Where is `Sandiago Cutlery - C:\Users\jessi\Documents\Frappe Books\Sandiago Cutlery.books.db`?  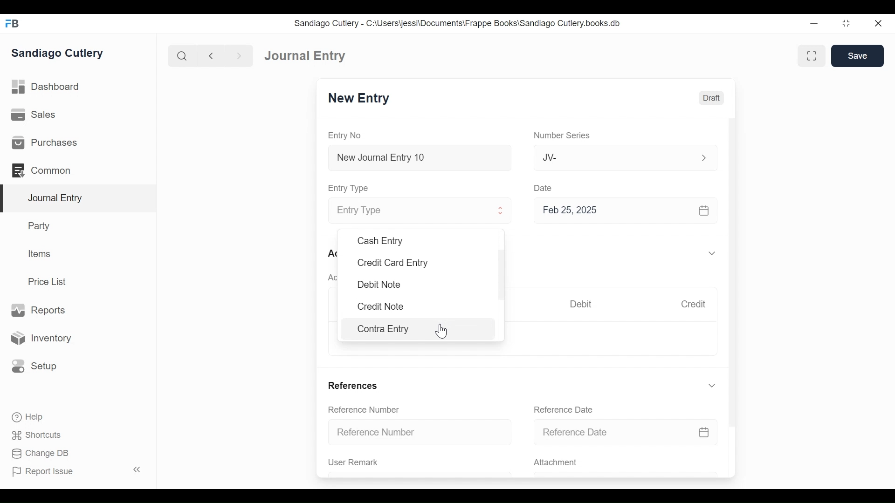
Sandiago Cutlery - C:\Users\jessi\Documents\Frappe Books\Sandiago Cutlery.books.db is located at coordinates (459, 24).